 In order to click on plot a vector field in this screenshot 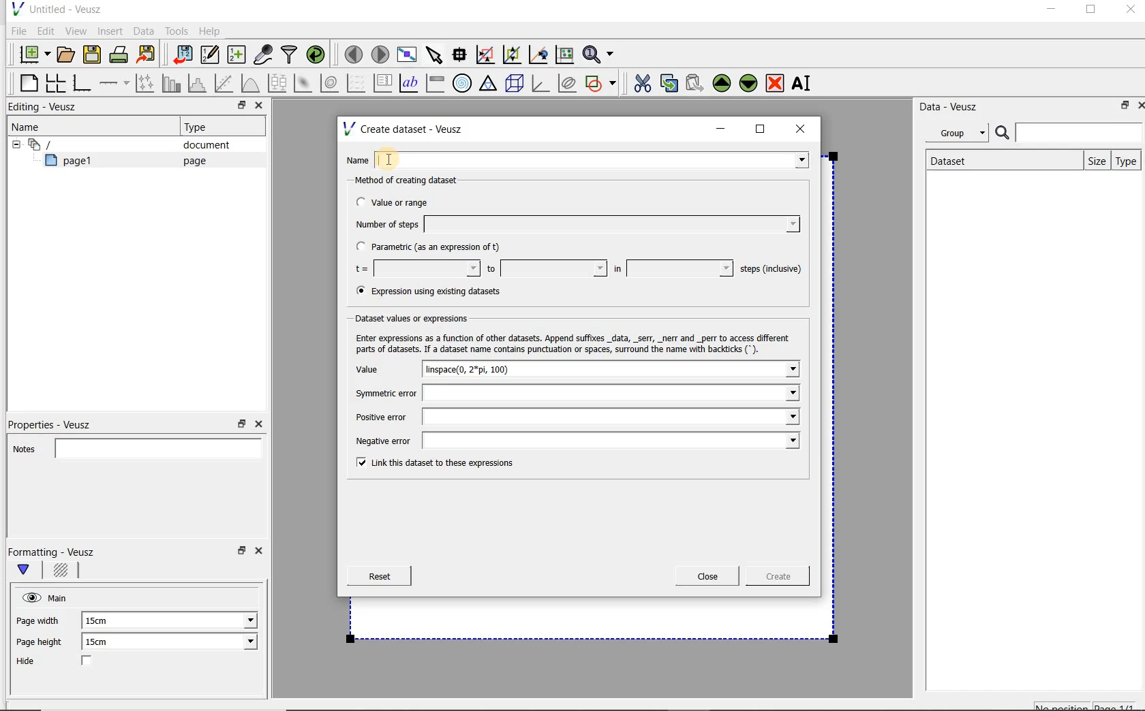, I will do `click(356, 82)`.